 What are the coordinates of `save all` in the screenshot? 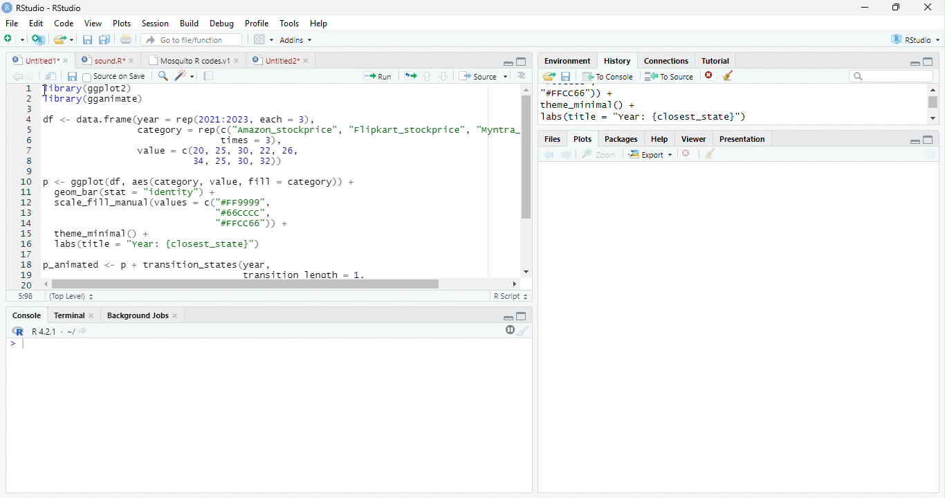 It's located at (104, 40).